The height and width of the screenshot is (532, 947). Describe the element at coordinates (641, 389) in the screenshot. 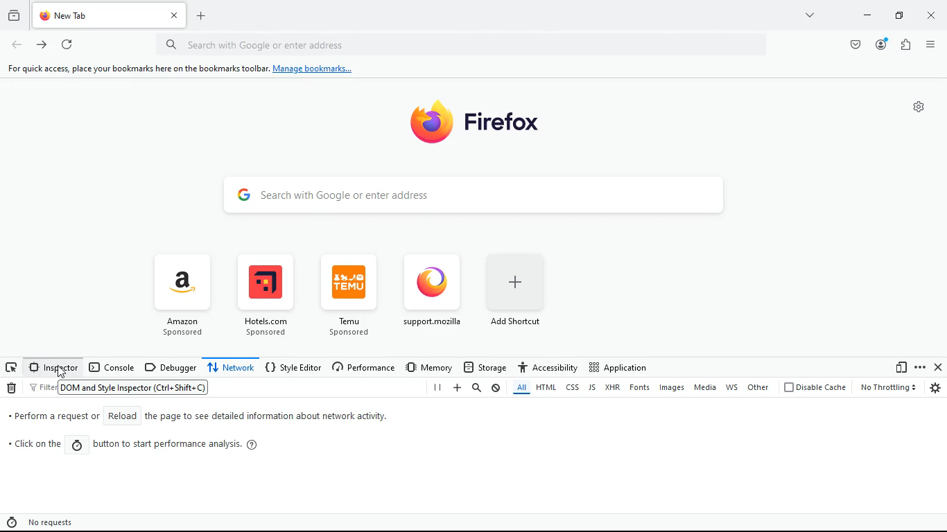

I see `fonts` at that location.